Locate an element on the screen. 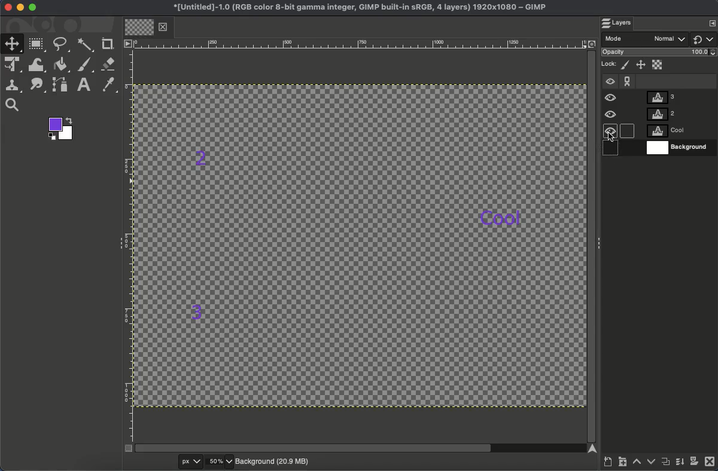 The height and width of the screenshot is (471, 718). Create new layer group is located at coordinates (623, 464).